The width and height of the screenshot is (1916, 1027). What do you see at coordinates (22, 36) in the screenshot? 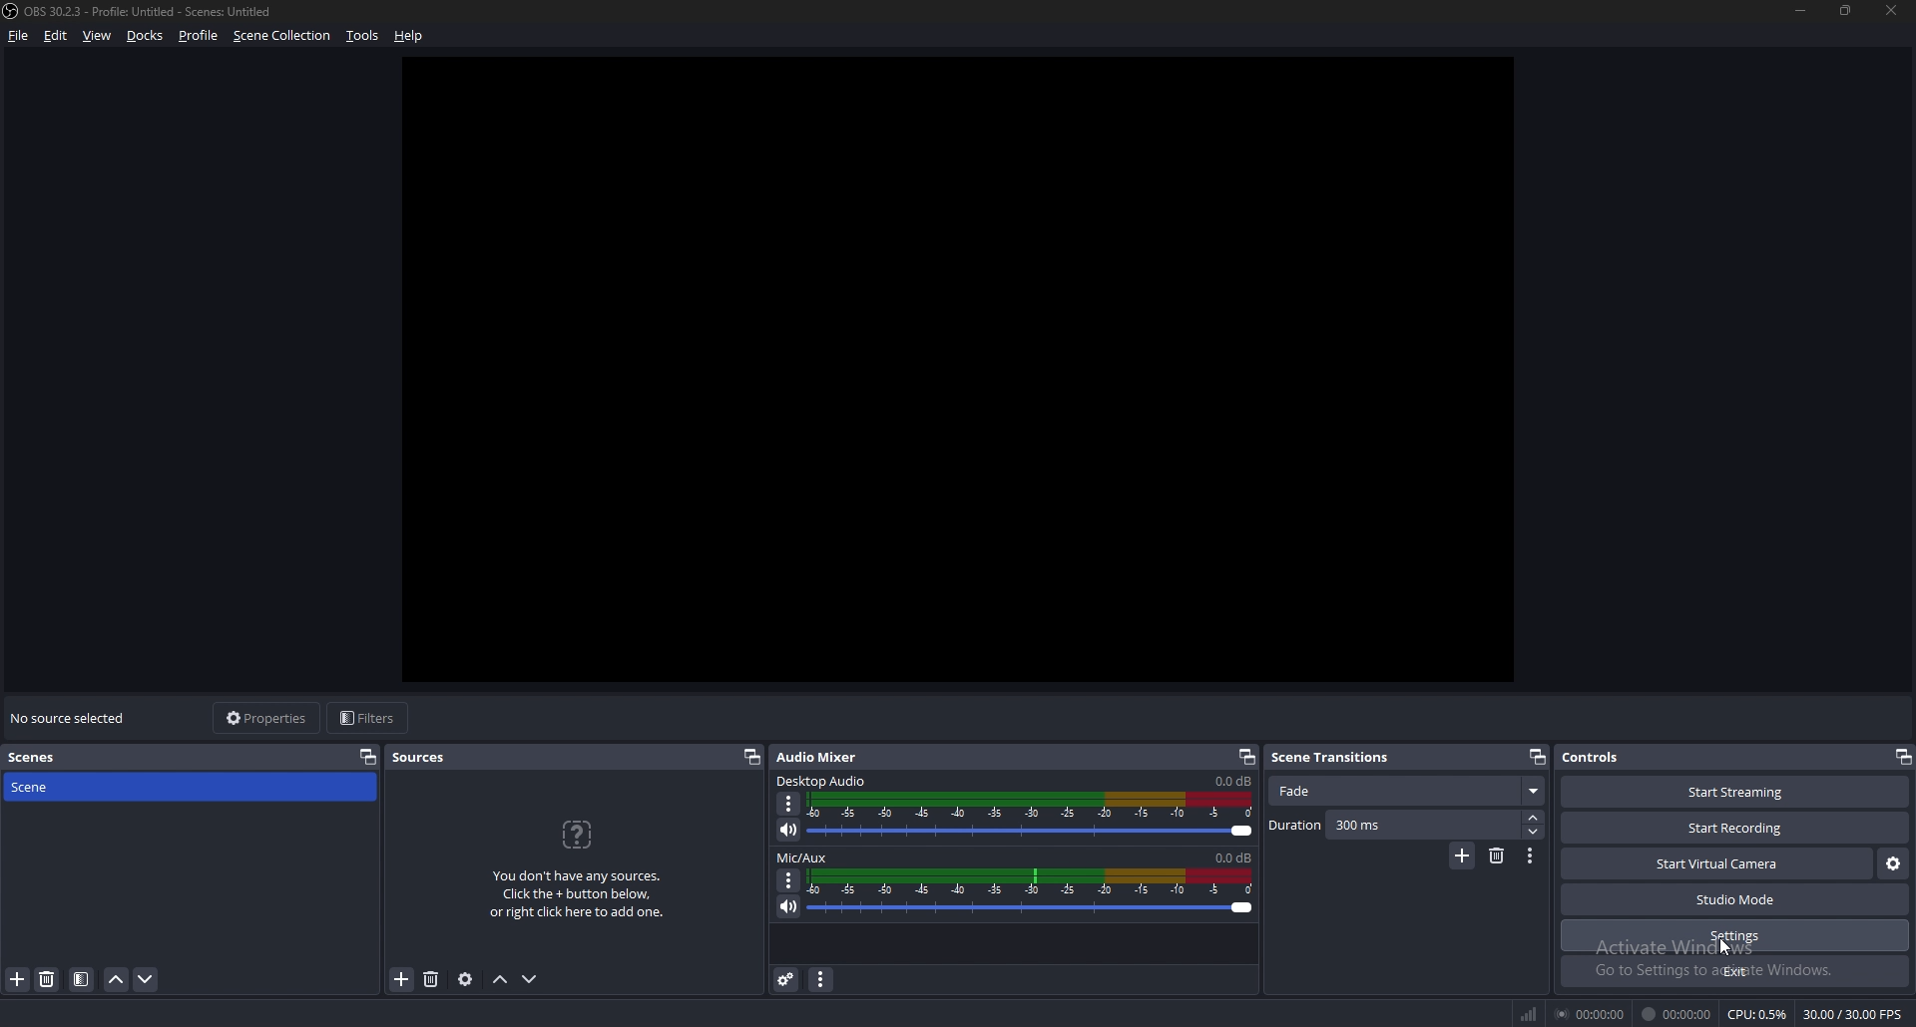
I see `file` at bounding box center [22, 36].